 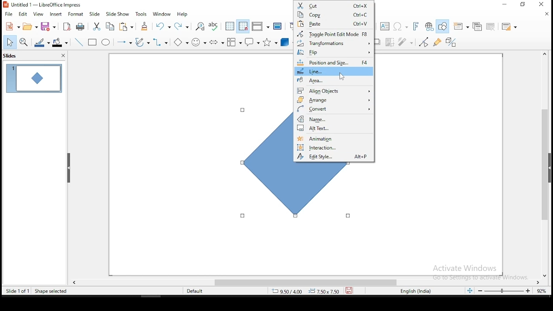 I want to click on select tool, so click(x=8, y=43).